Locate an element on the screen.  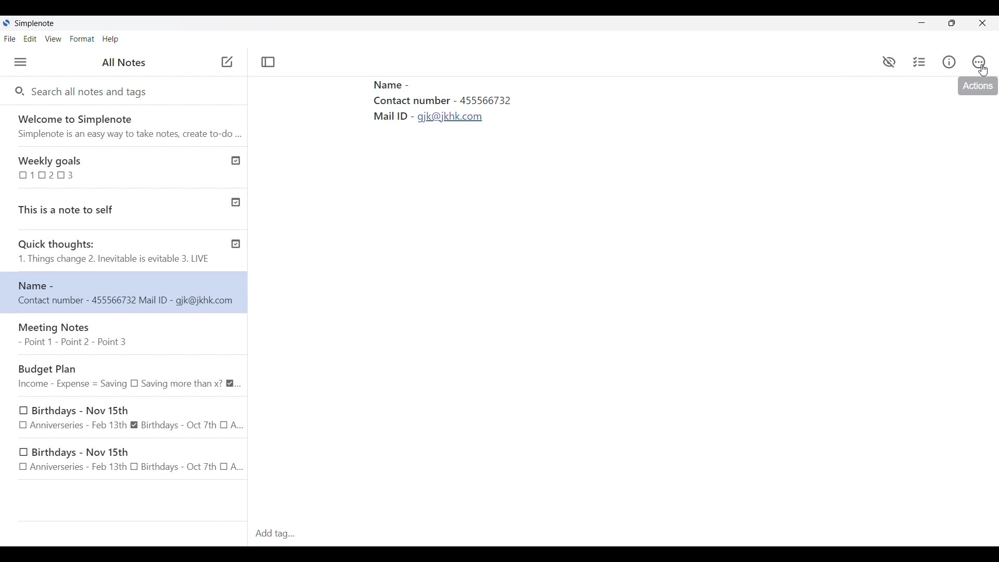
Quick thoughts: 1. Things change 2. Inevitable is evitable 3. LIVE is located at coordinates (113, 252).